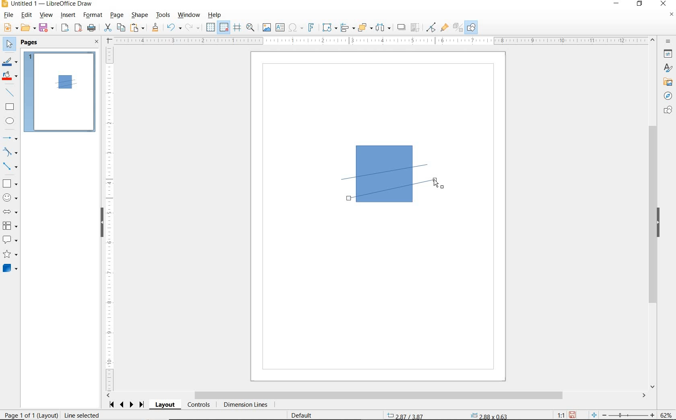 This screenshot has width=676, height=420. I want to click on UNDO, so click(174, 28).